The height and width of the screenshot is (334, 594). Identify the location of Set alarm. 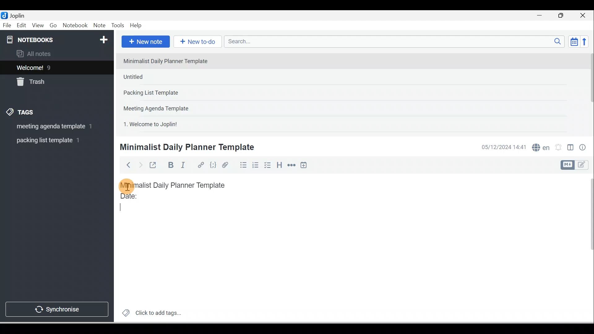
(557, 148).